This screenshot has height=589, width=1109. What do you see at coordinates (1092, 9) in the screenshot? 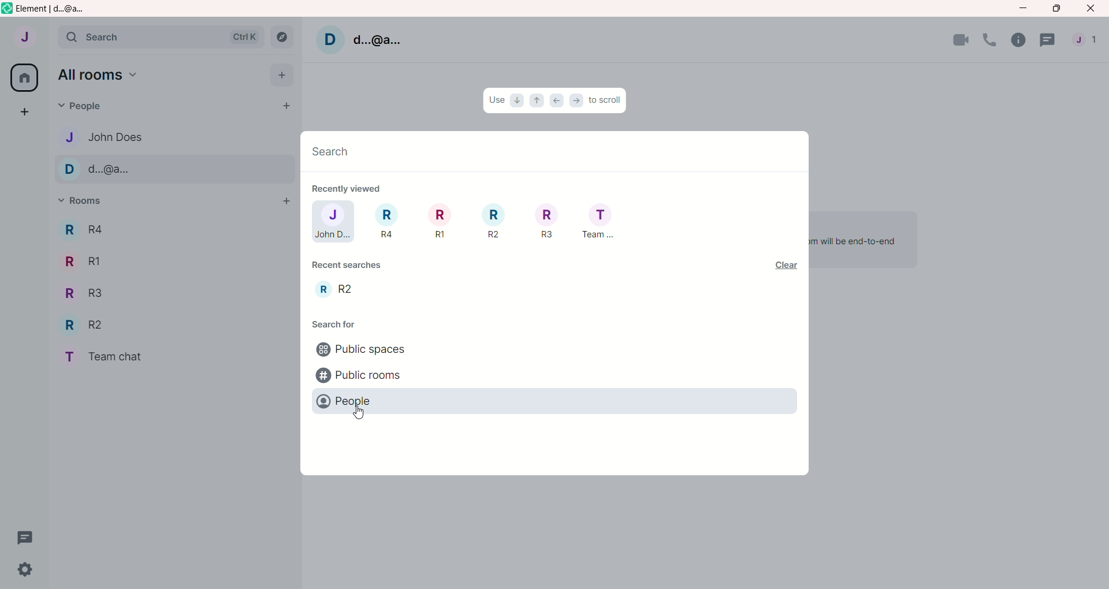
I see `close` at bounding box center [1092, 9].